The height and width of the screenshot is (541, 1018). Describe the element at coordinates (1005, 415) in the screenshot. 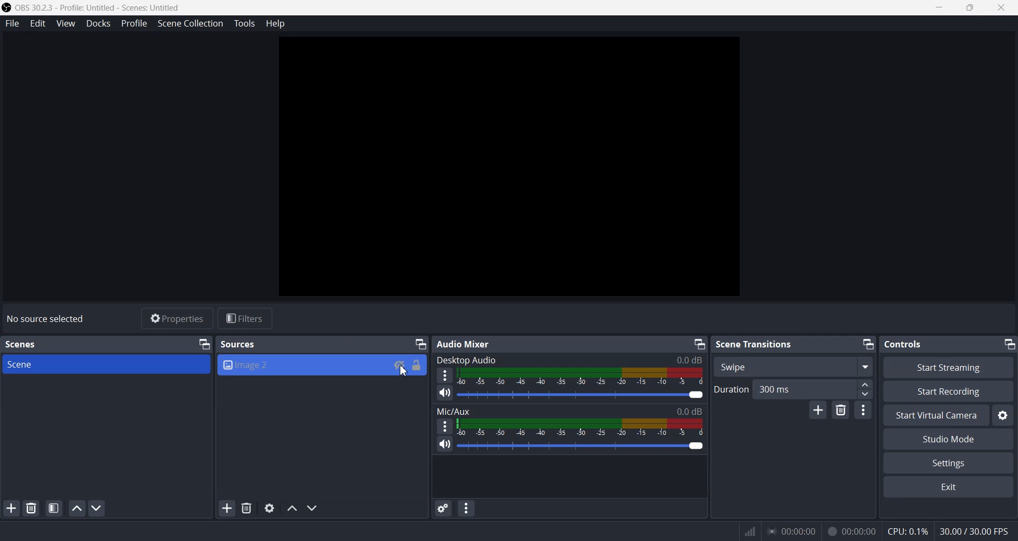

I see `Settings` at that location.